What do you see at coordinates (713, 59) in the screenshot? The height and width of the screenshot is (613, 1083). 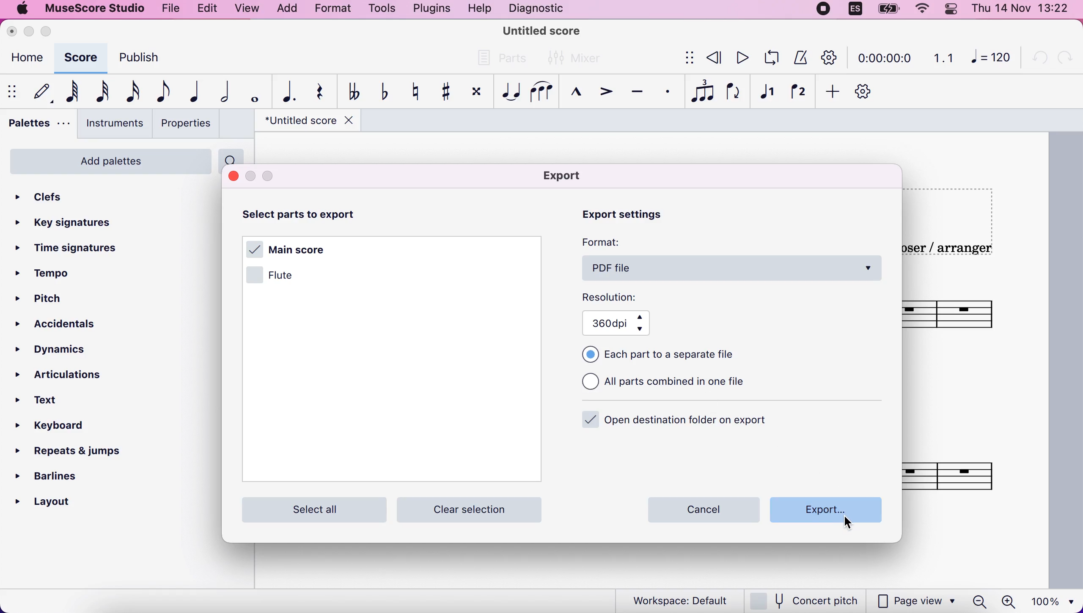 I see `review` at bounding box center [713, 59].